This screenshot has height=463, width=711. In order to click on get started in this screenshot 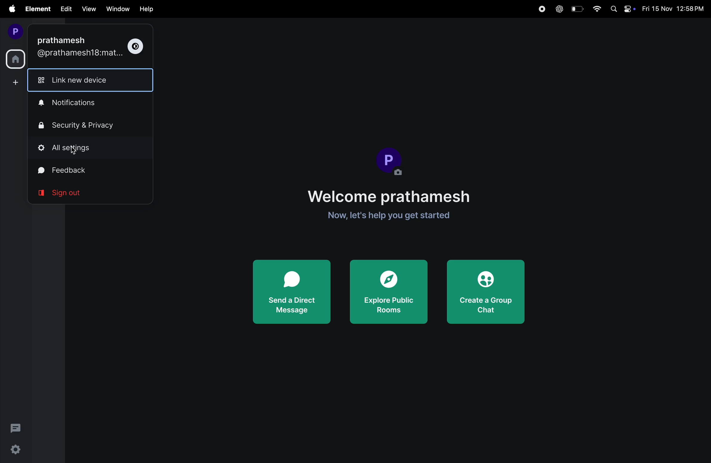, I will do `click(390, 217)`.